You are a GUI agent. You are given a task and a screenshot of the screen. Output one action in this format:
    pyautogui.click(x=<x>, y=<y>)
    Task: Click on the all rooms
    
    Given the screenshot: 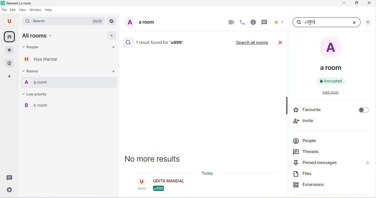 What is the action you would take?
    pyautogui.click(x=39, y=36)
    